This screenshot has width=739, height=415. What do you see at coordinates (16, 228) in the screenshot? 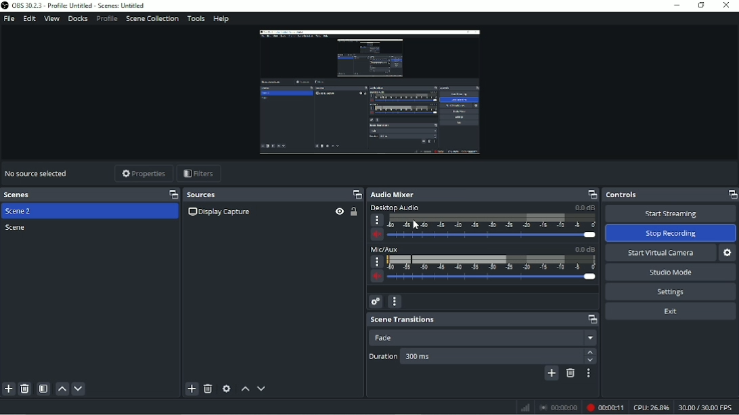
I see `Scene` at bounding box center [16, 228].